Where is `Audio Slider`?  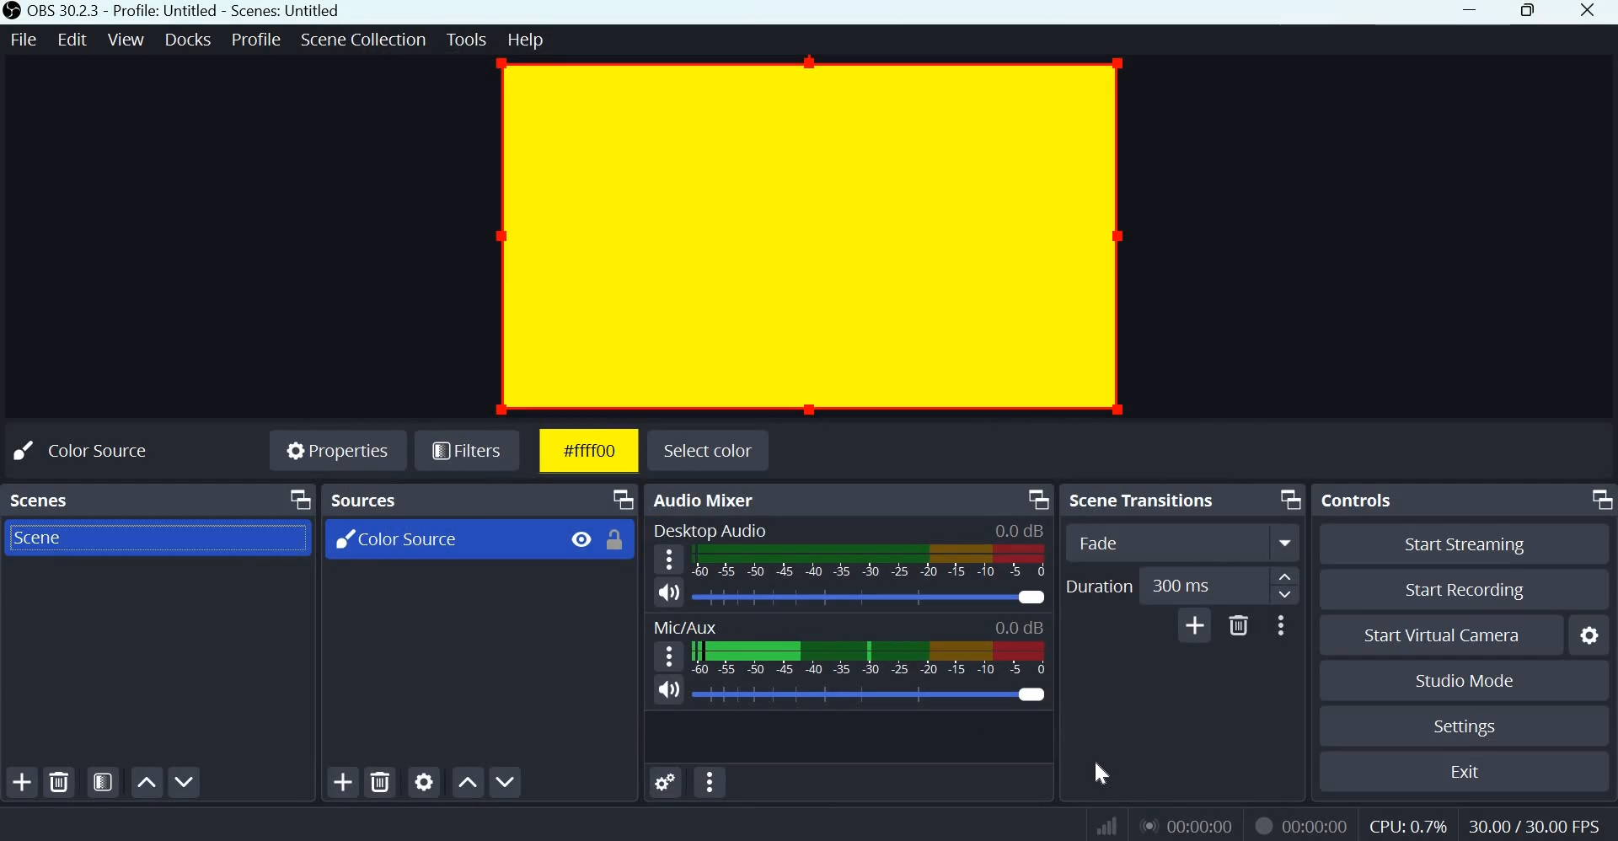
Audio Slider is located at coordinates (1033, 596).